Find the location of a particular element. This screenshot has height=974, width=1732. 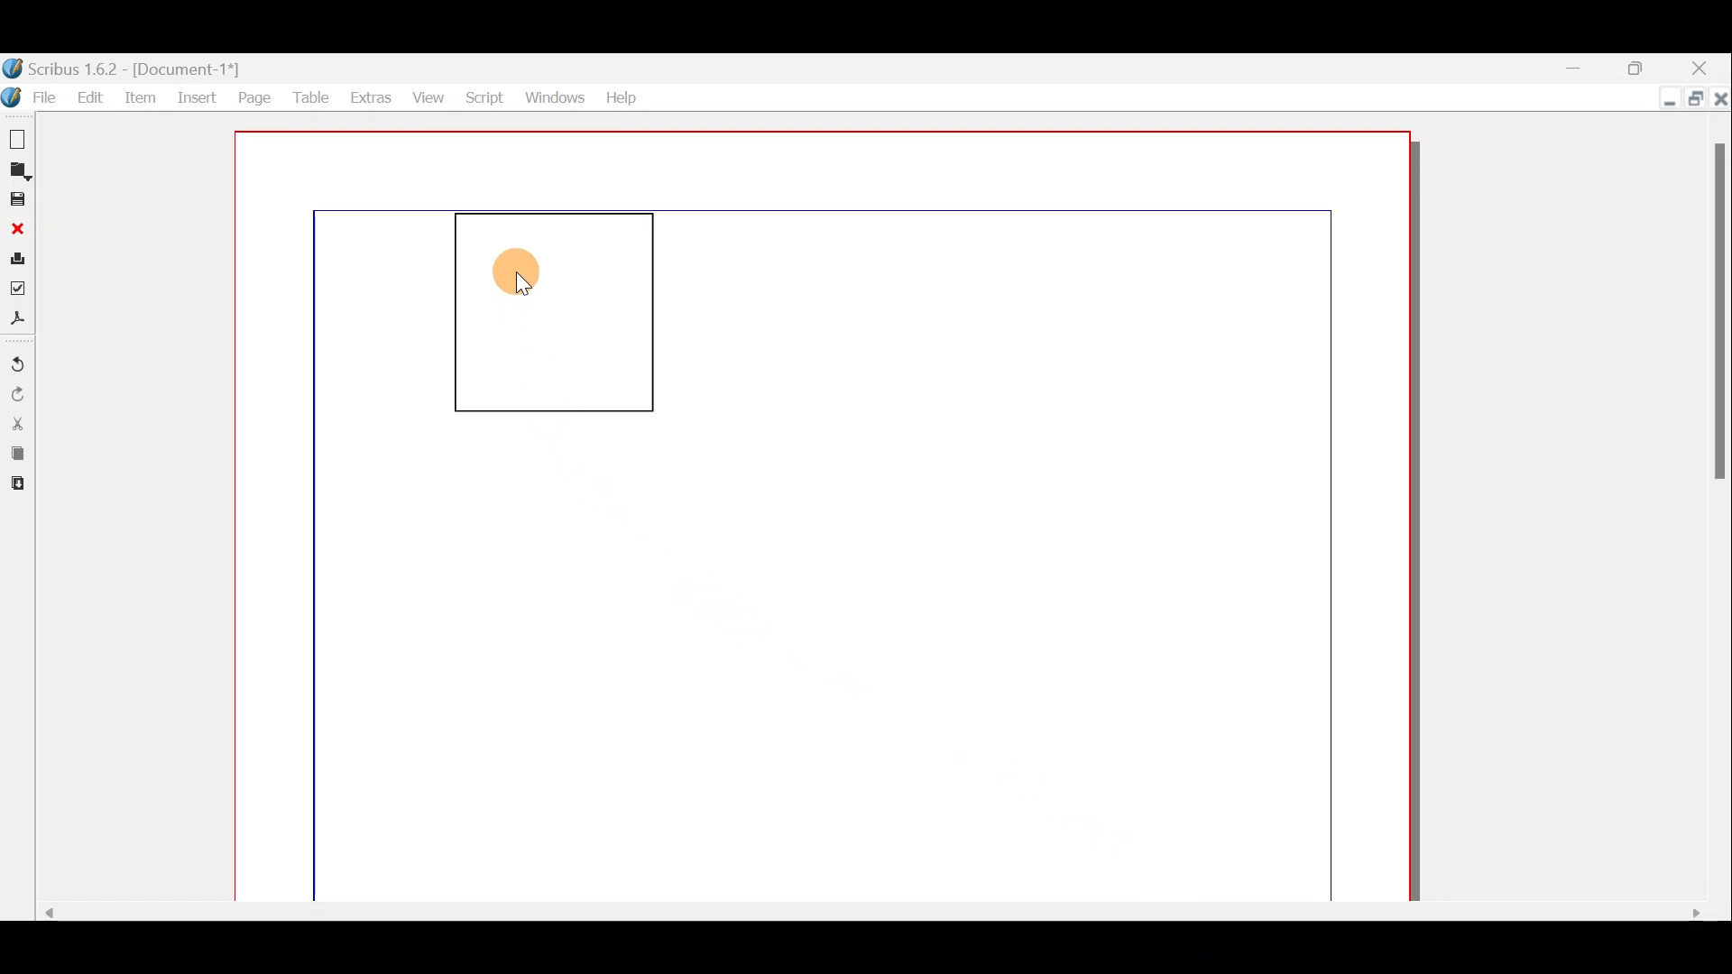

Item is located at coordinates (144, 96).